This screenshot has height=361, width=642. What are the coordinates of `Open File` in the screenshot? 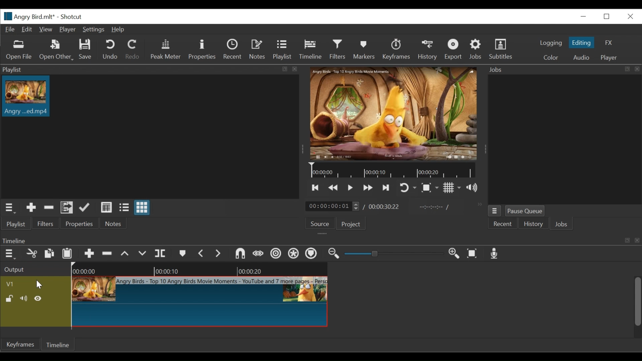 It's located at (20, 50).